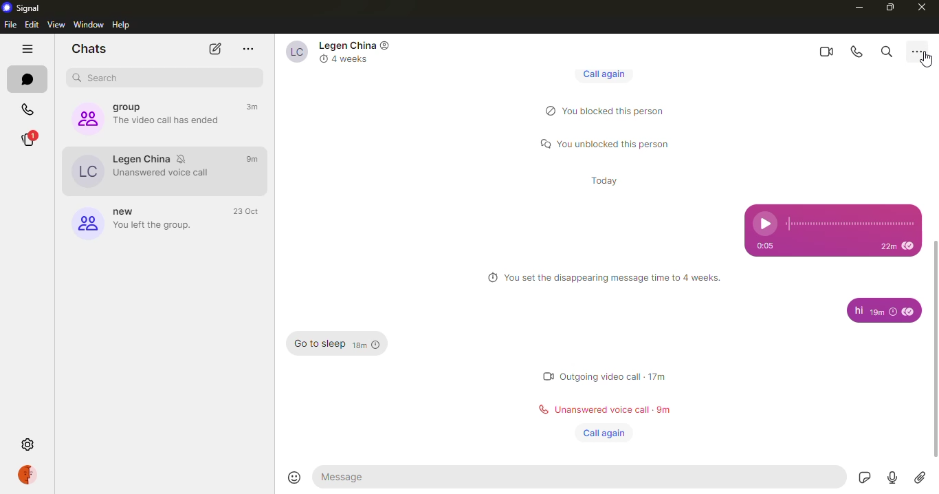 The height and width of the screenshot is (494, 939). Describe the element at coordinates (23, 110) in the screenshot. I see `calls` at that location.